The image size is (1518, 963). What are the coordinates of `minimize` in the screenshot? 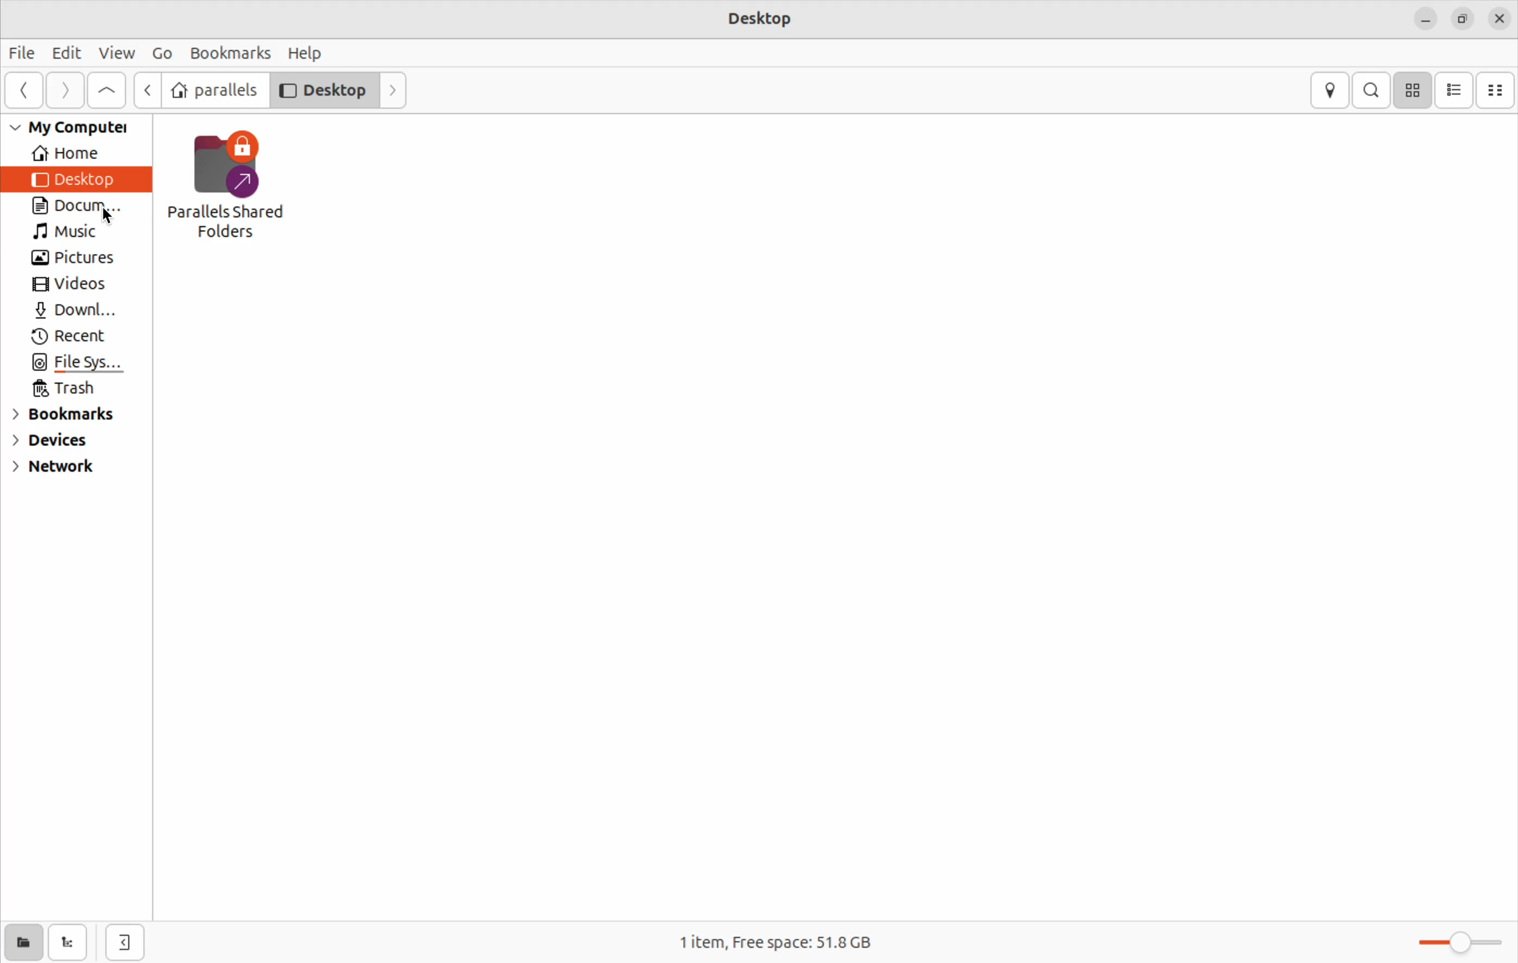 It's located at (1427, 18).